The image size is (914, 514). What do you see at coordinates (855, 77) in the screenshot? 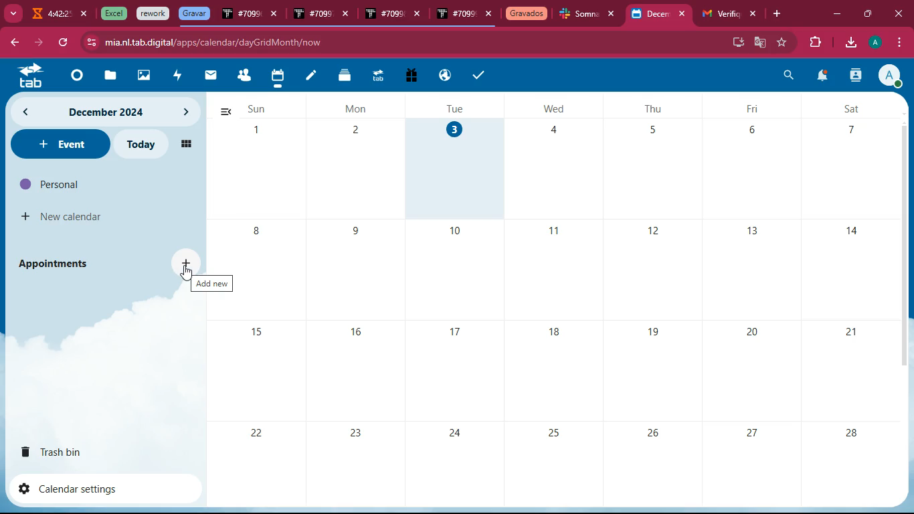
I see `user` at bounding box center [855, 77].